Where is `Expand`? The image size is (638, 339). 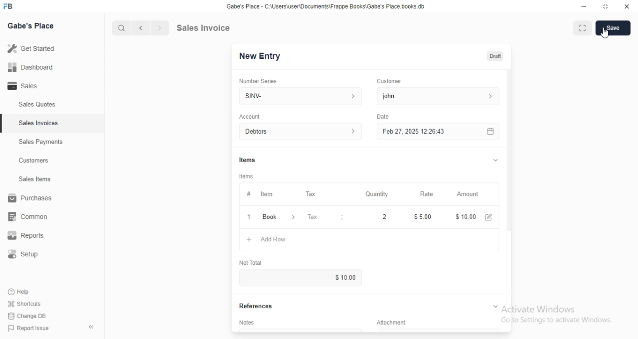 Expand is located at coordinates (493, 160).